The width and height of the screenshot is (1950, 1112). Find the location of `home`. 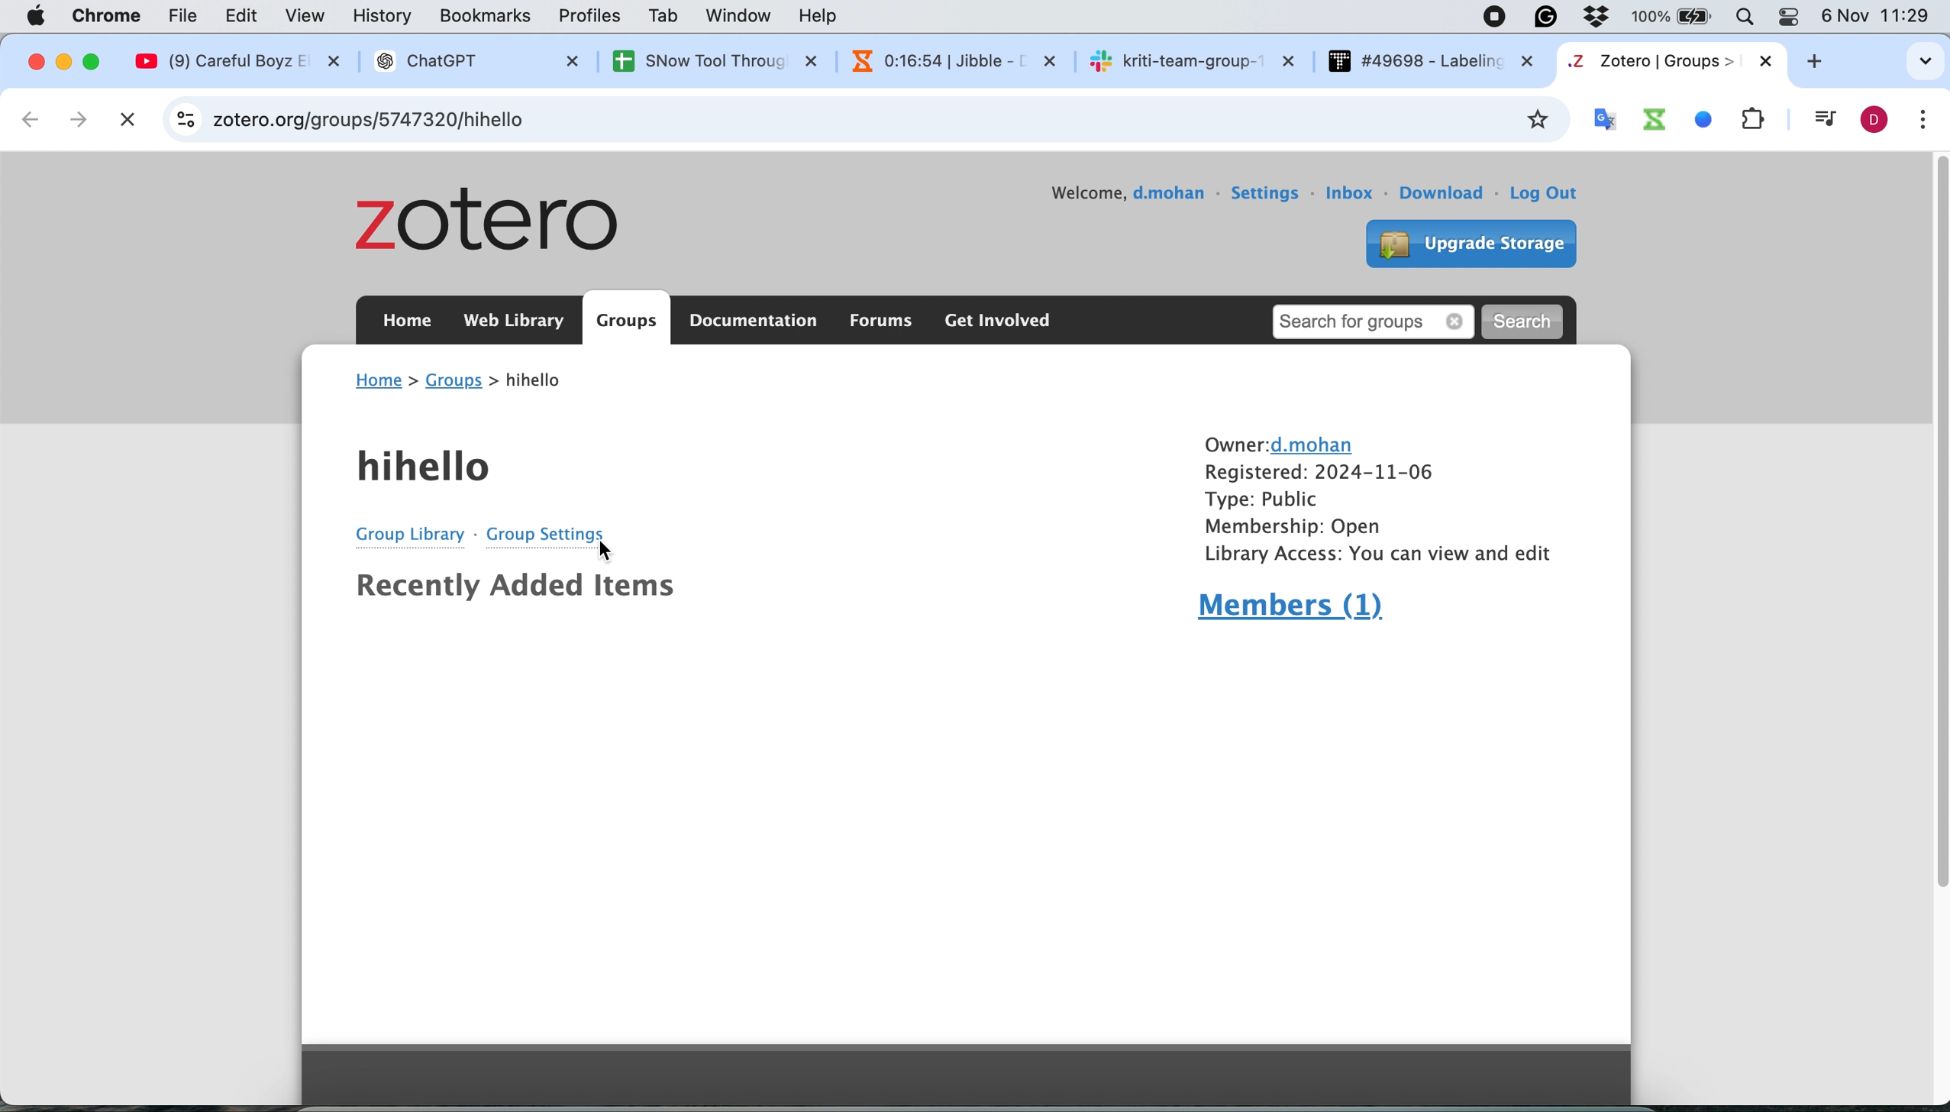

home is located at coordinates (379, 380).